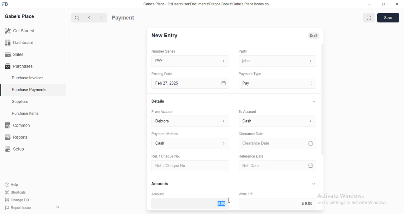 The height and width of the screenshot is (214, 404). Describe the element at coordinates (251, 134) in the screenshot. I see `Clearance Date` at that location.